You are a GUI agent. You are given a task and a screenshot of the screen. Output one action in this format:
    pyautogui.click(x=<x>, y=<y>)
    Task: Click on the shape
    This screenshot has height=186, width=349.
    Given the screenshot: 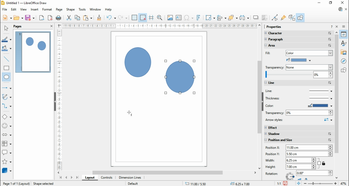 What is the action you would take?
    pyautogui.click(x=70, y=10)
    